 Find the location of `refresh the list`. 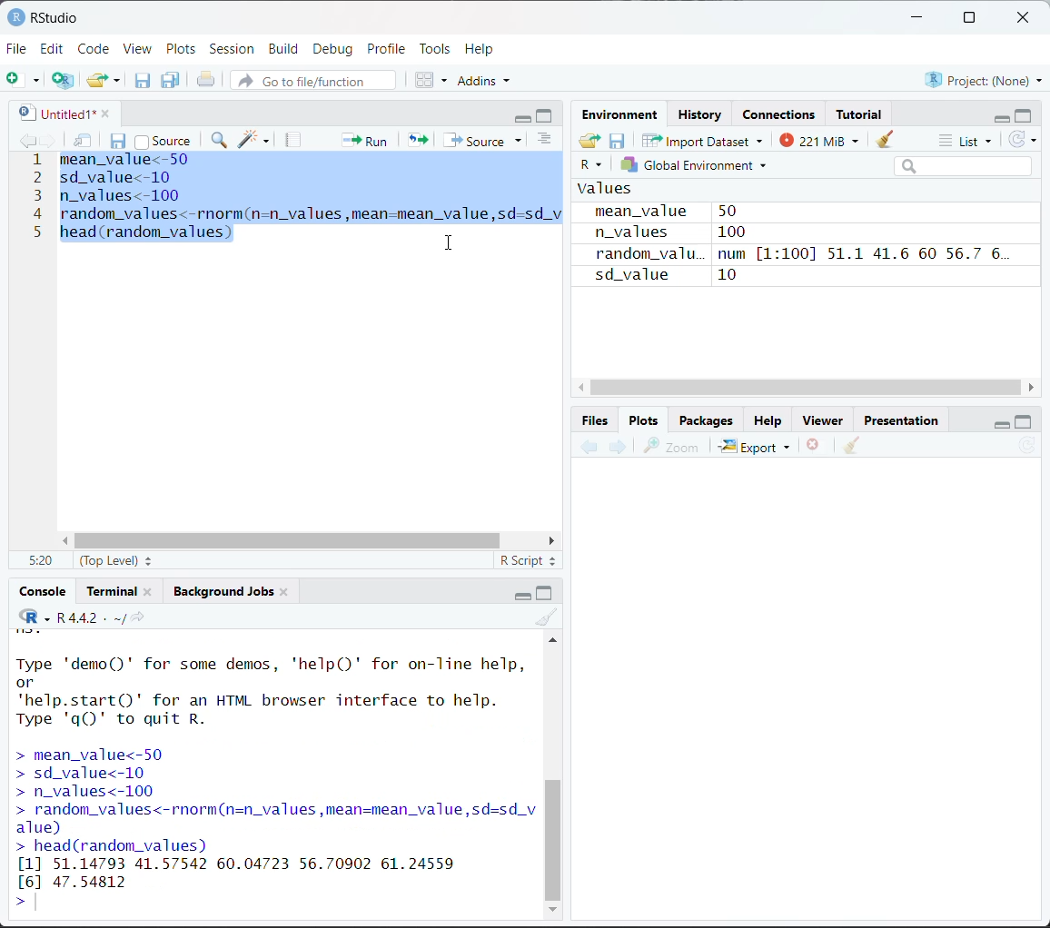

refresh the list is located at coordinates (1023, 140).